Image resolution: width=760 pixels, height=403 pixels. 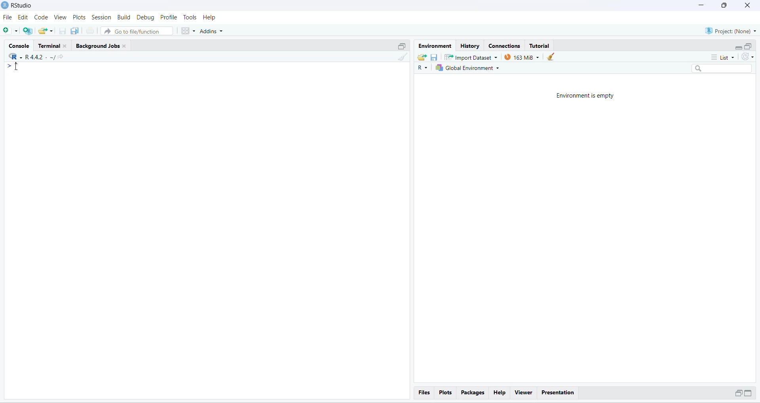 I want to click on Terminal, so click(x=54, y=44).